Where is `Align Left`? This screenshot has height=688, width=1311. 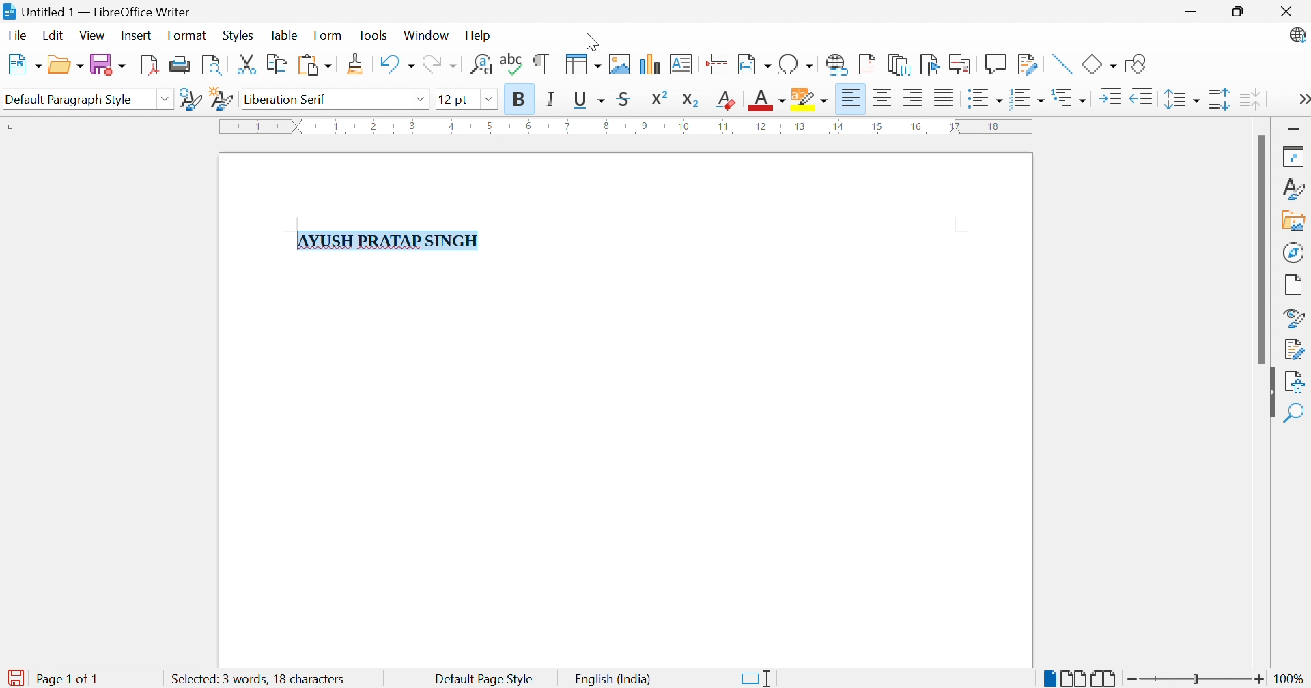 Align Left is located at coordinates (849, 99).